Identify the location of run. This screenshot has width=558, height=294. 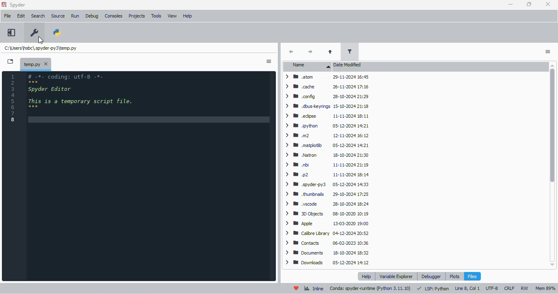
(75, 16).